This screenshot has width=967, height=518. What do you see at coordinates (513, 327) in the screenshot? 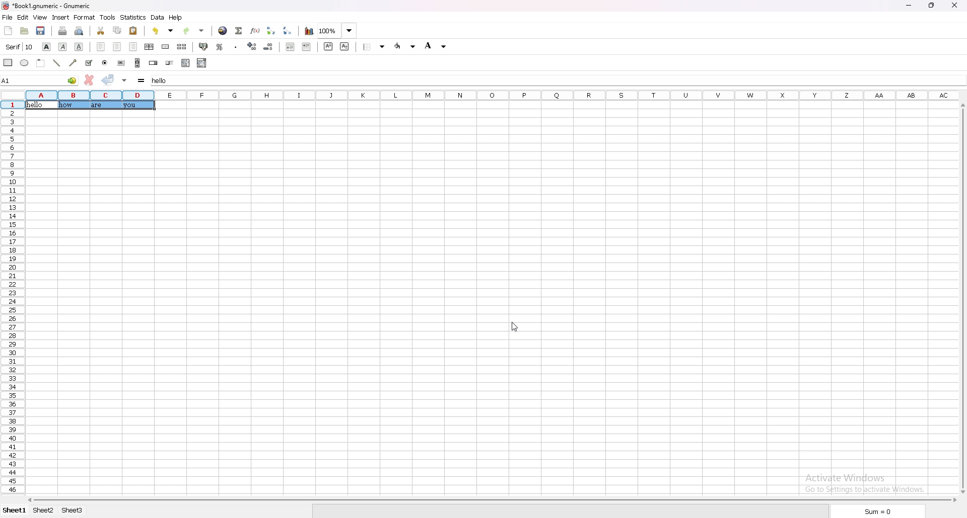
I see `cursor` at bounding box center [513, 327].